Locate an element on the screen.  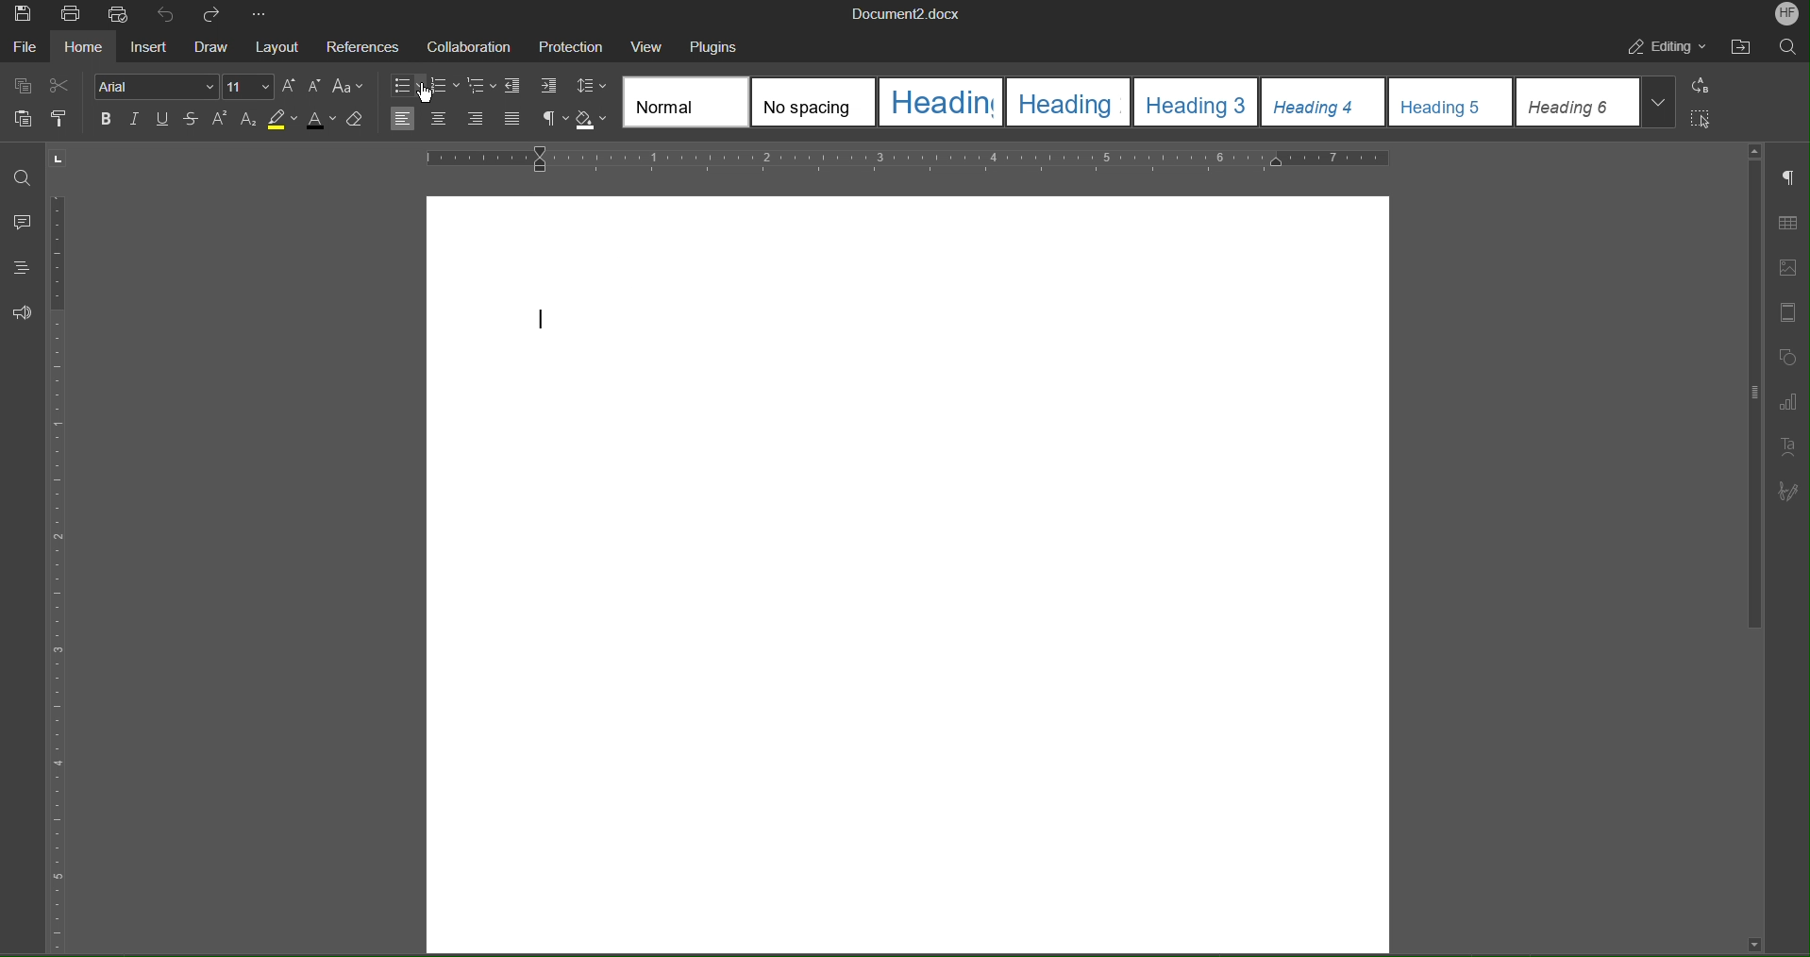
Decrease Indent is located at coordinates (515, 84).